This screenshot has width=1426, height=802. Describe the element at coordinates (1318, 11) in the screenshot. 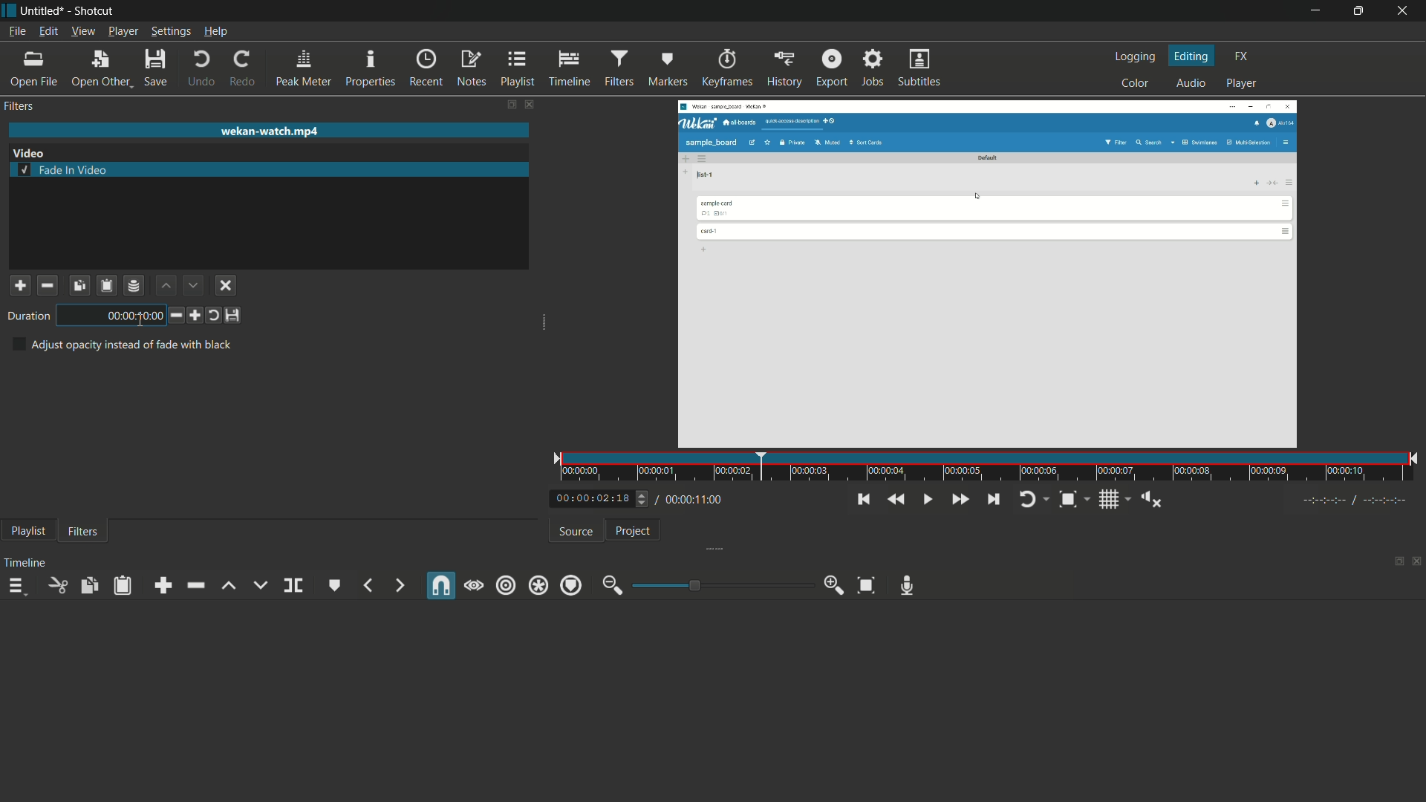

I see `minimize` at that location.